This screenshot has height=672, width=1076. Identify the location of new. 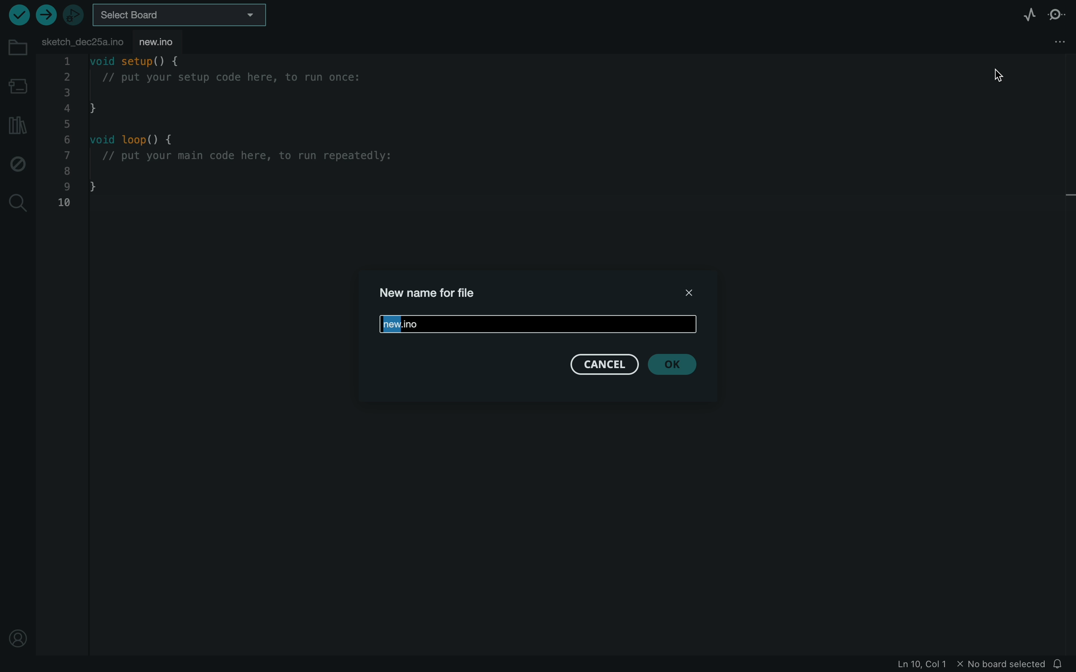
(166, 41).